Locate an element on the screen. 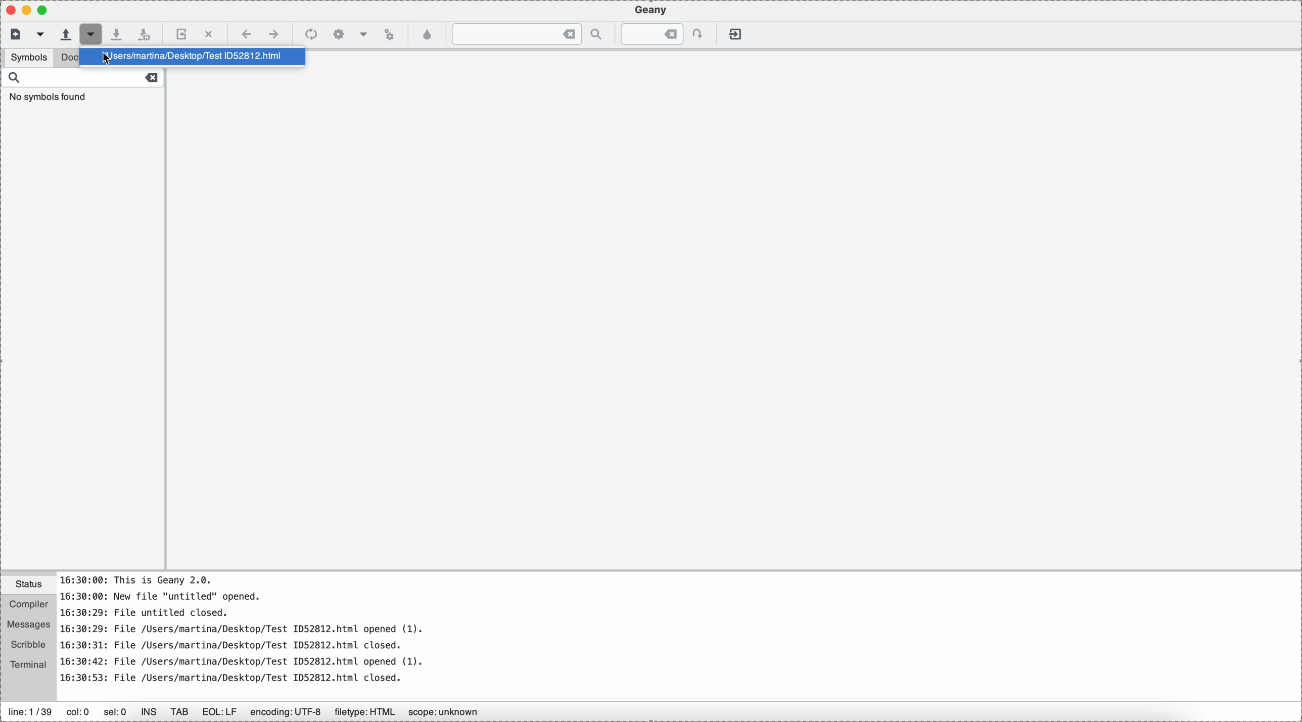  16:30:00 This is Geany 2.0. 16:30:00 New file "untitled" open. 16:30:29 file untitled closed is located at coordinates (585, 635).